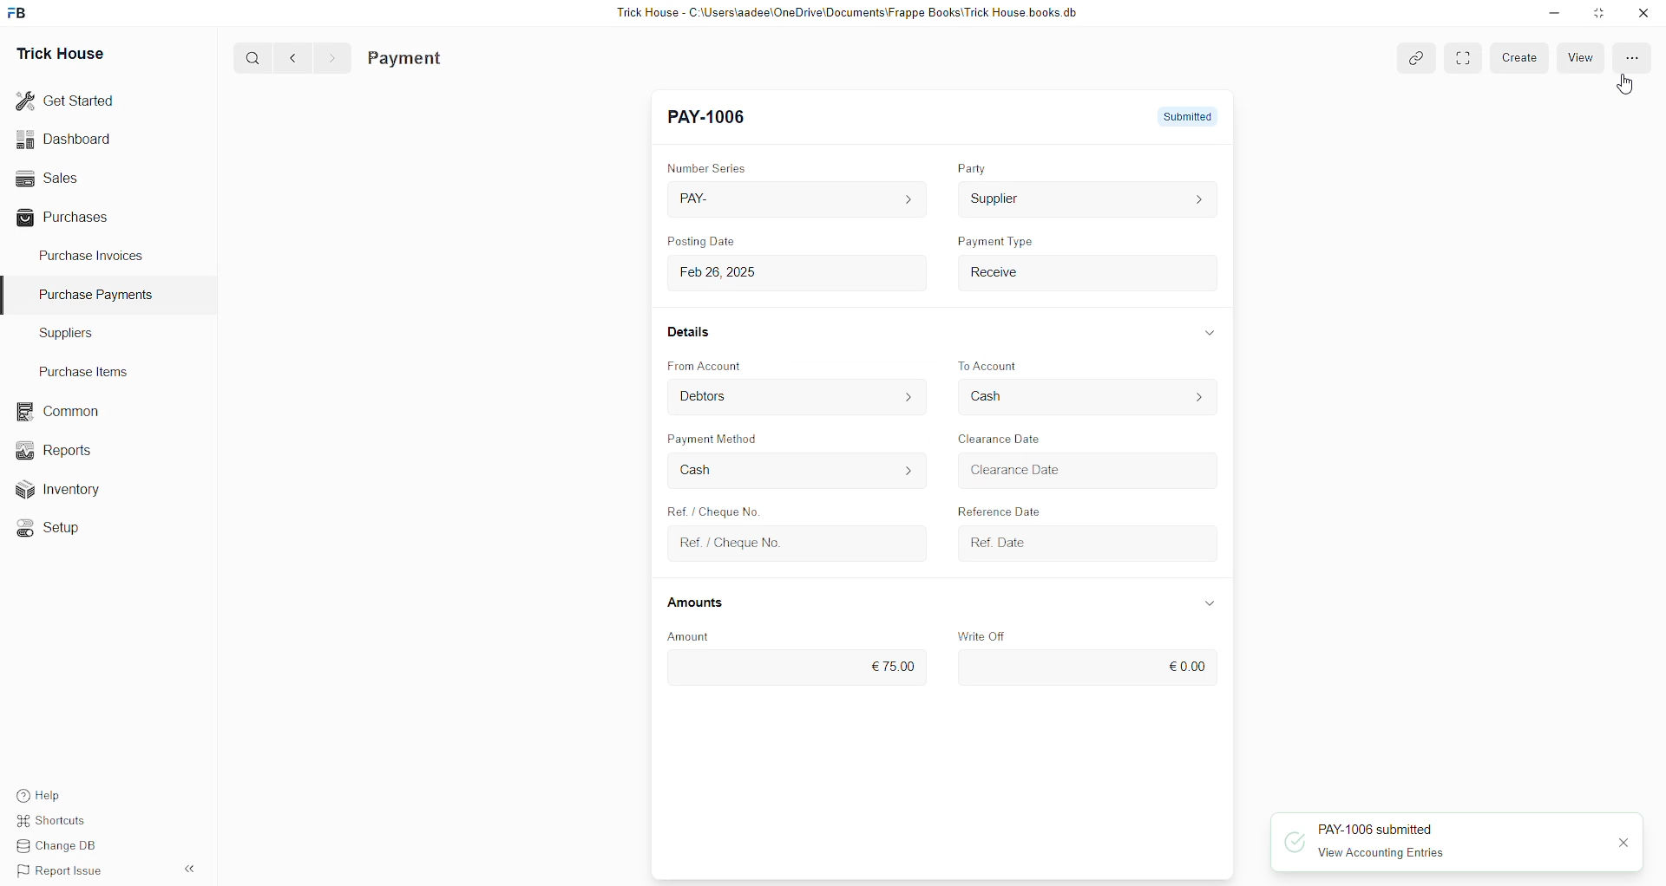  What do you see at coordinates (1171, 114) in the screenshot?
I see `submitted` at bounding box center [1171, 114].